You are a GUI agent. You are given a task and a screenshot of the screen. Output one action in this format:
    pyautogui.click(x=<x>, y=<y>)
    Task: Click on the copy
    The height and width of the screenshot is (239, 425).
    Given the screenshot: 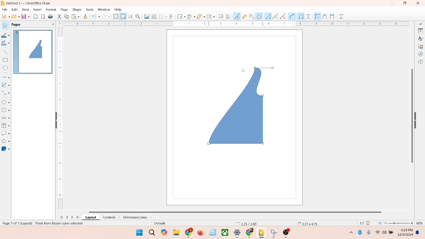 What is the action you would take?
    pyautogui.click(x=66, y=17)
    